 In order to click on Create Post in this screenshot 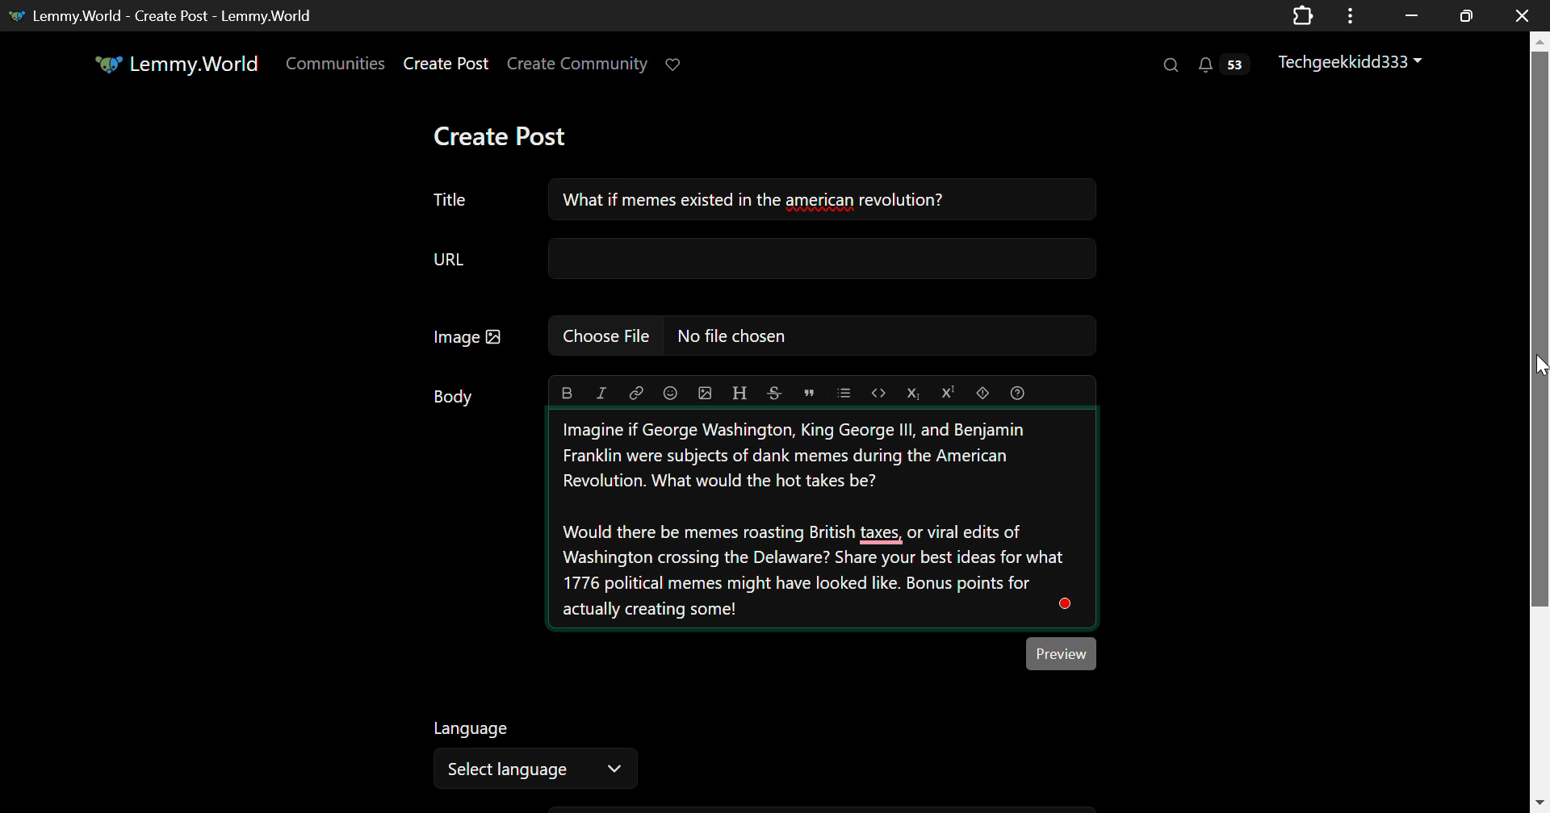, I will do `click(510, 135)`.